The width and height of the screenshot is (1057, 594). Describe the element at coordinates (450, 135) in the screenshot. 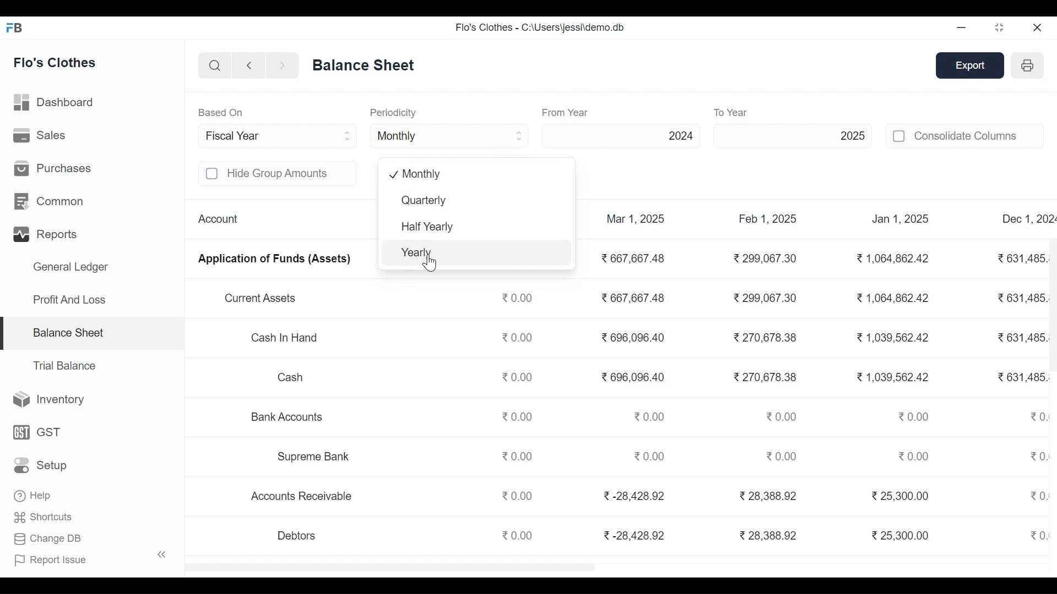

I see `Monthly` at that location.